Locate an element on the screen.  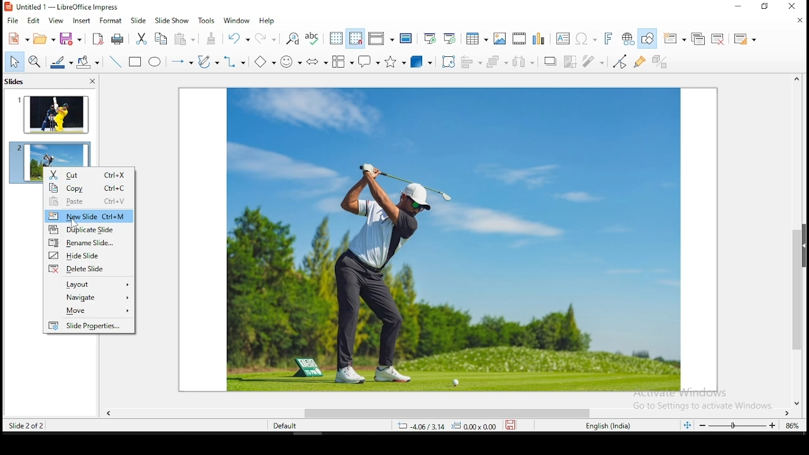
callout shape is located at coordinates (368, 61).